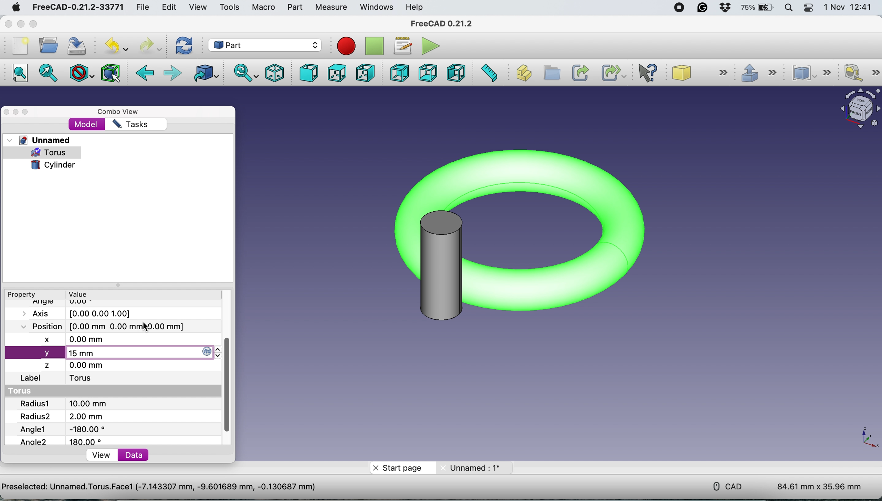 Image resolution: width=882 pixels, height=501 pixels. Describe the element at coordinates (441, 23) in the screenshot. I see `freecad` at that location.